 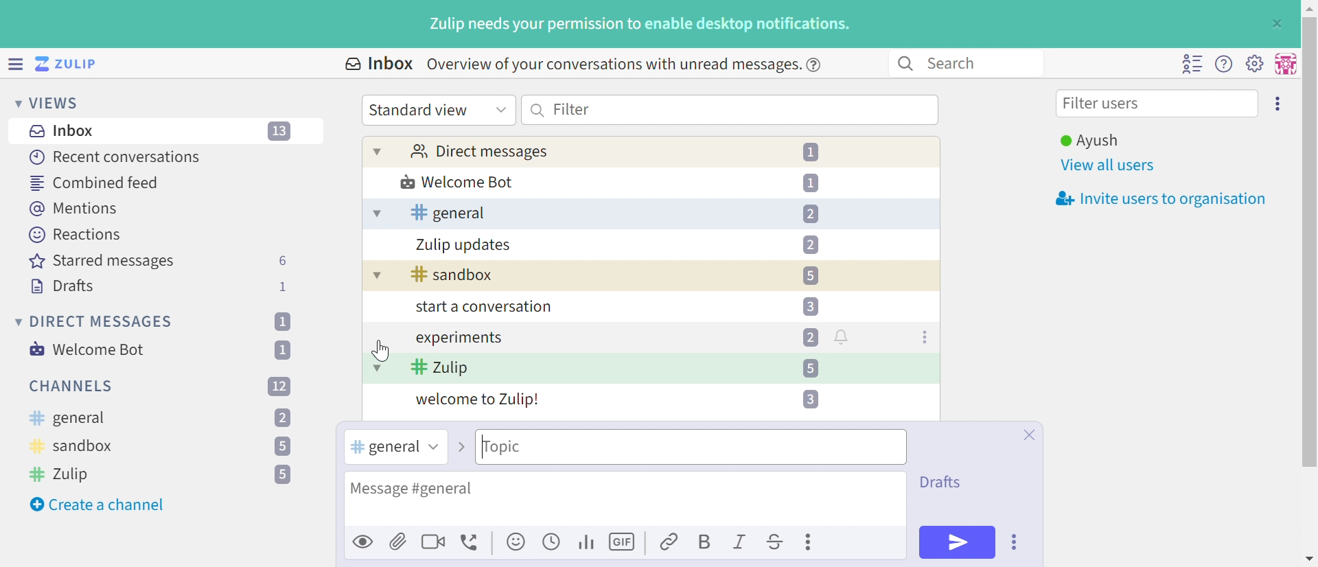 What do you see at coordinates (116, 157) in the screenshot?
I see `Recent conversations` at bounding box center [116, 157].